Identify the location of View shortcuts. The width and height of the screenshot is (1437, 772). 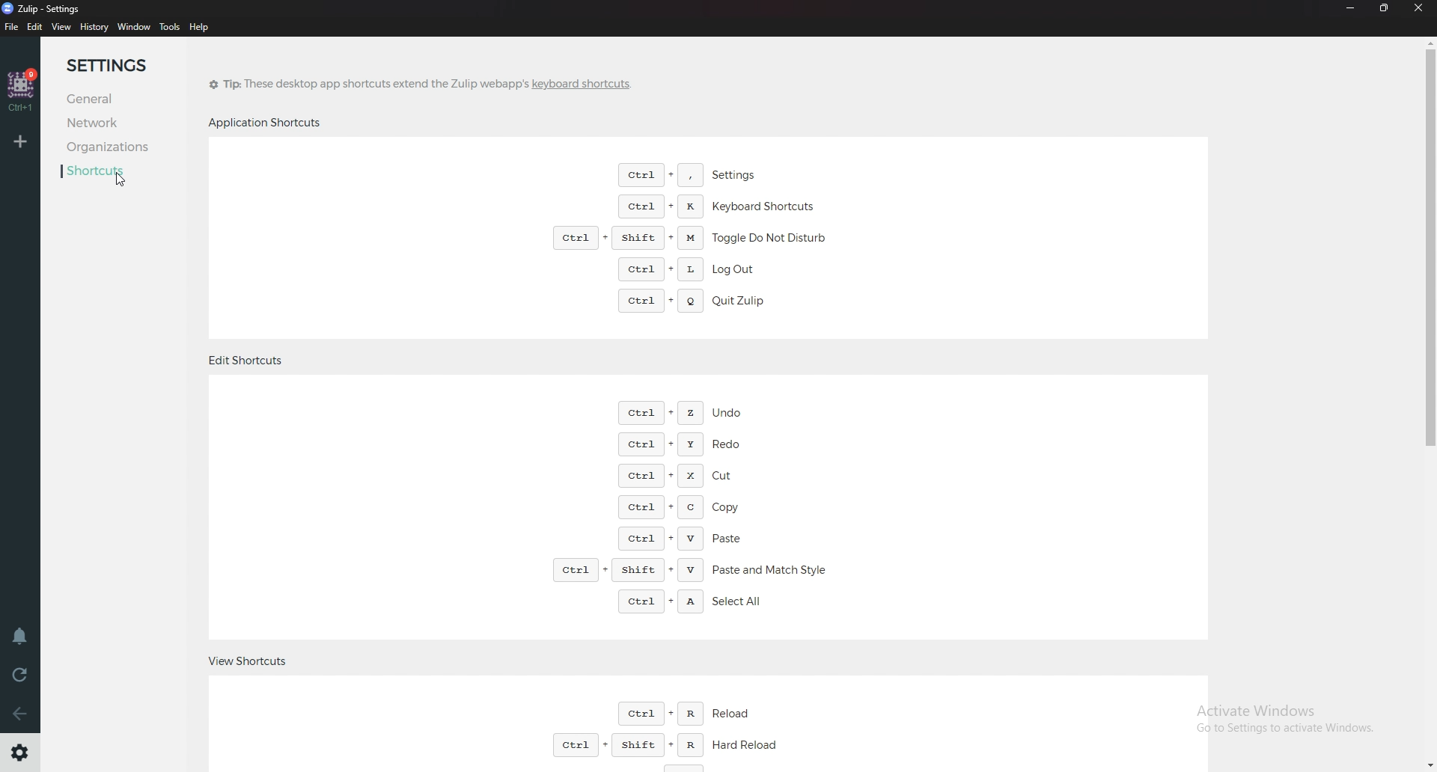
(252, 659).